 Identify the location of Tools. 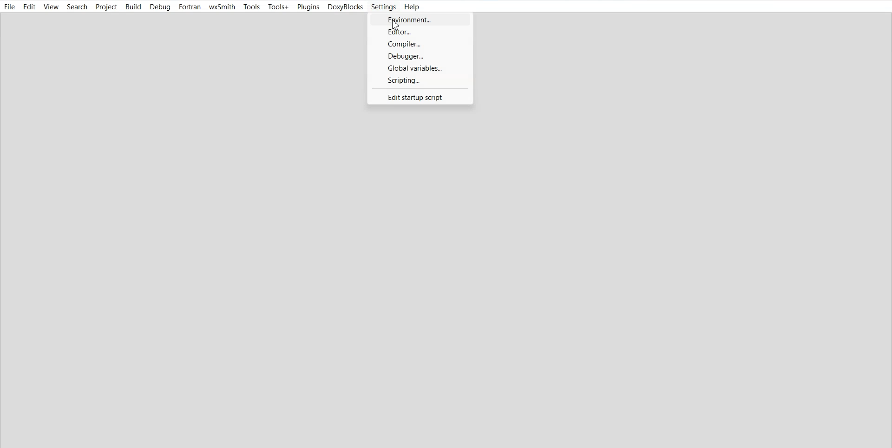
(252, 7).